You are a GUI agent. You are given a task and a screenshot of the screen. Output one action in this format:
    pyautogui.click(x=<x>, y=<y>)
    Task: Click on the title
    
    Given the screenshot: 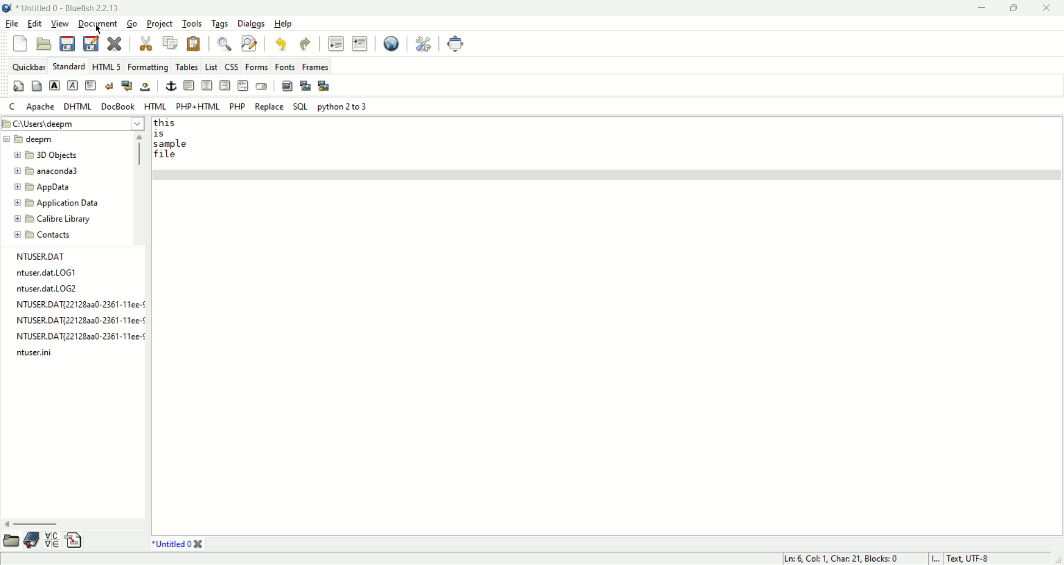 What is the action you would take?
    pyautogui.click(x=68, y=8)
    